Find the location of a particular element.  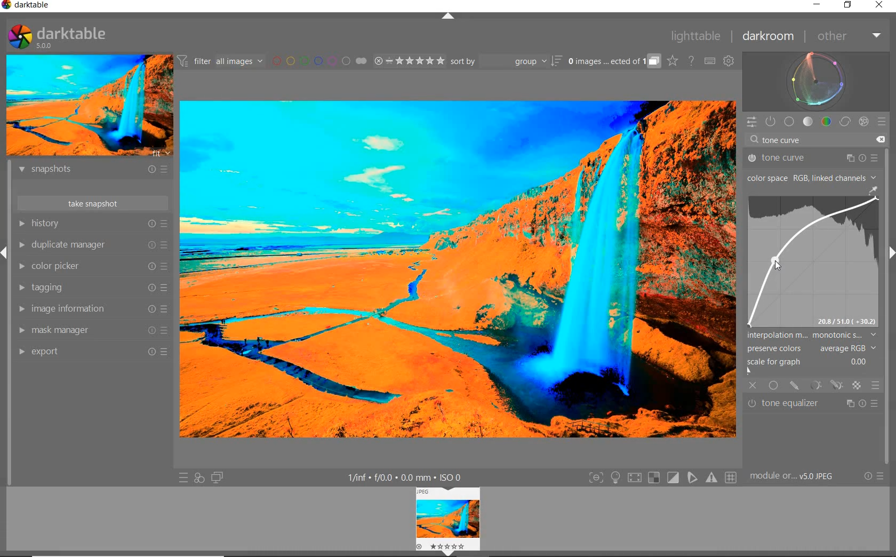

SET KEYBOARD SHORTCUTS is located at coordinates (710, 61).